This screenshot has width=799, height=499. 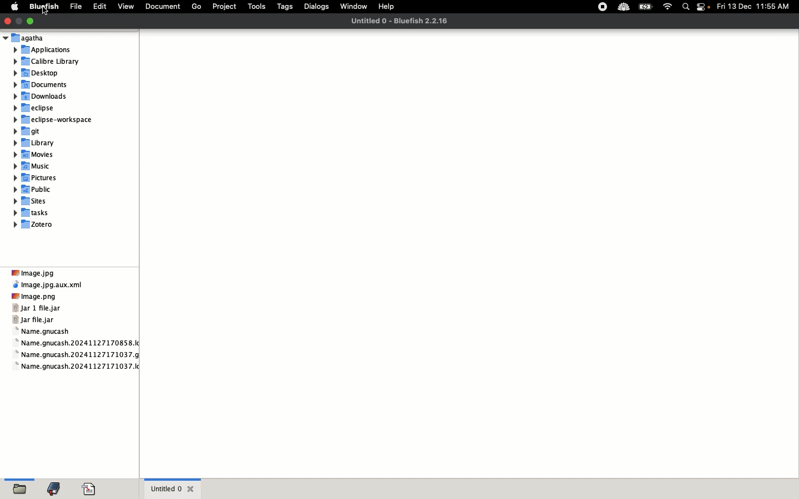 What do you see at coordinates (402, 21) in the screenshot?
I see `untitled` at bounding box center [402, 21].